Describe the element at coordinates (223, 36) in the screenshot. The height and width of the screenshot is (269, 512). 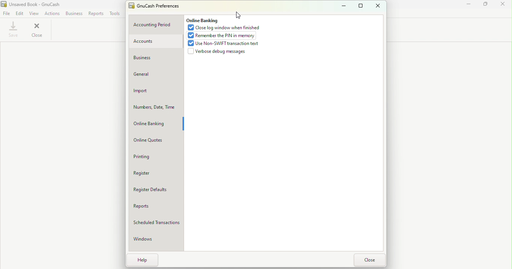
I see `Remember the PIN in memory` at that location.